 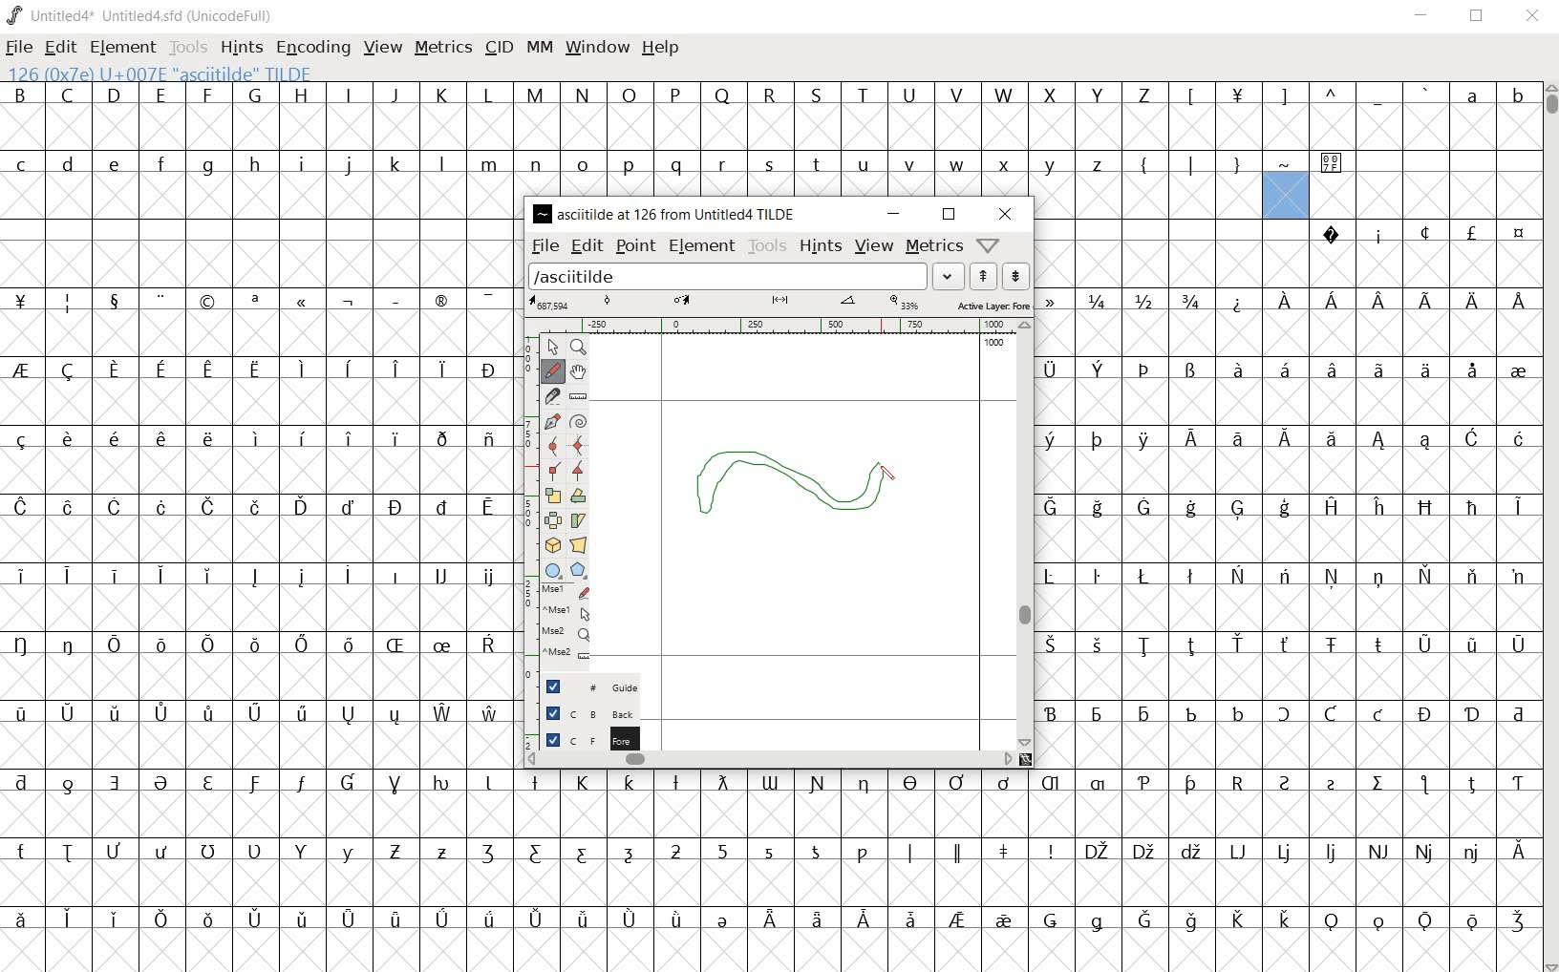 What do you see at coordinates (581, 348) in the screenshot?
I see `magnify` at bounding box center [581, 348].